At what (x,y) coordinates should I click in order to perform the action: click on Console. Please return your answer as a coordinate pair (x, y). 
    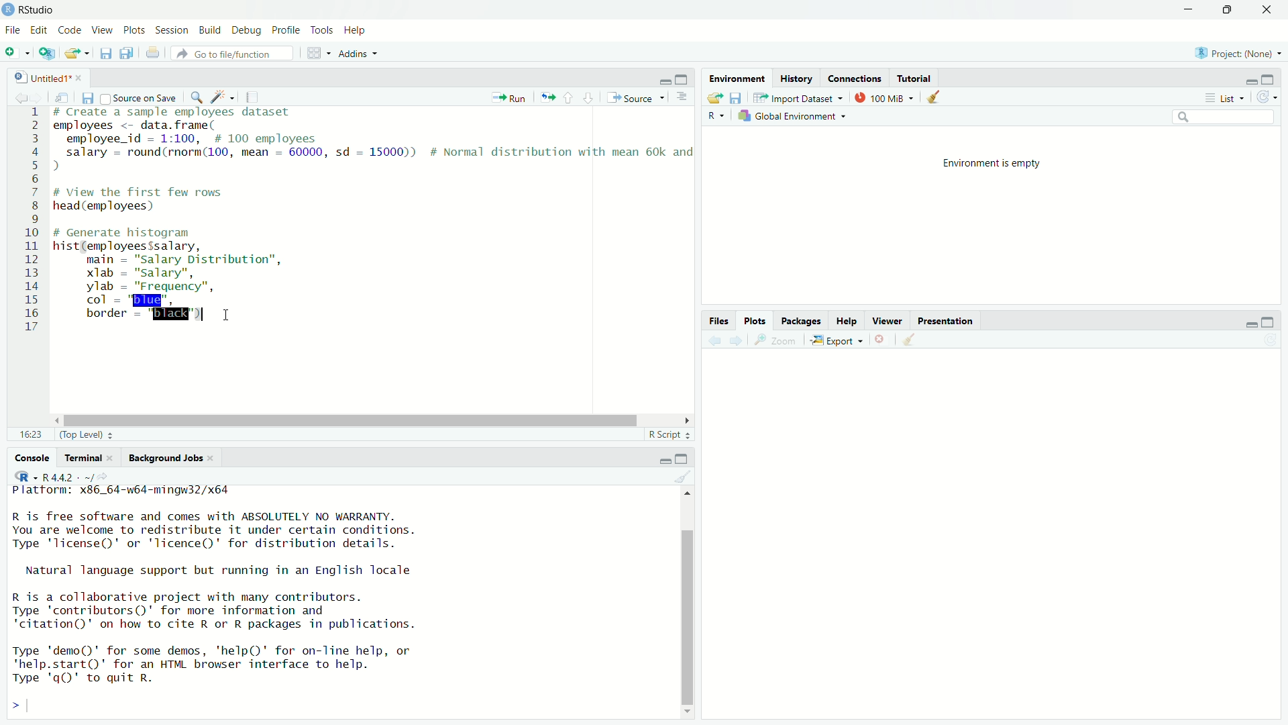
    Looking at the image, I should click on (34, 458).